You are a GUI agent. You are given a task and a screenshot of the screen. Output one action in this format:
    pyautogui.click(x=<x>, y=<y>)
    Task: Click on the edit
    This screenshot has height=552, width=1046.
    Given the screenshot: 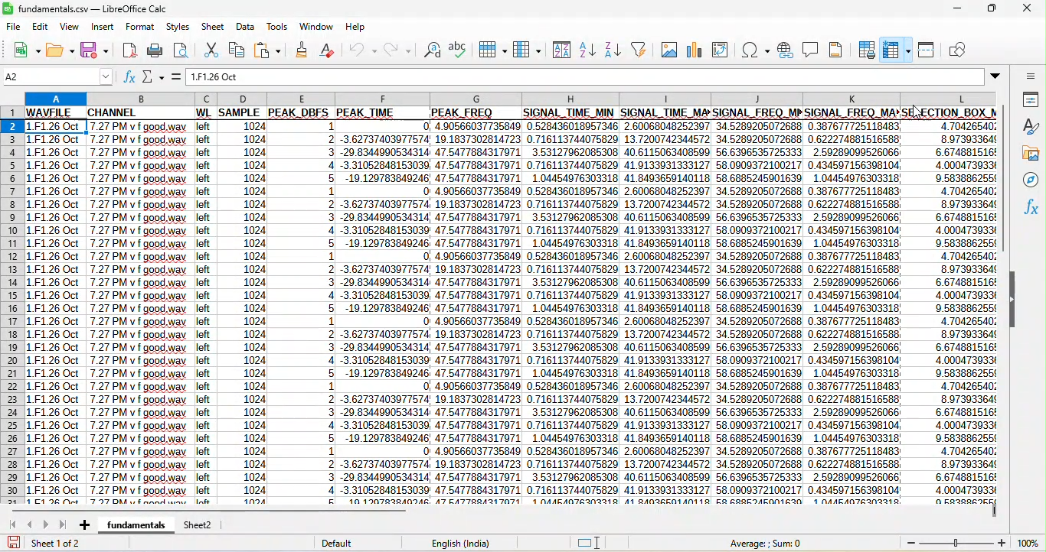 What is the action you would take?
    pyautogui.click(x=43, y=28)
    